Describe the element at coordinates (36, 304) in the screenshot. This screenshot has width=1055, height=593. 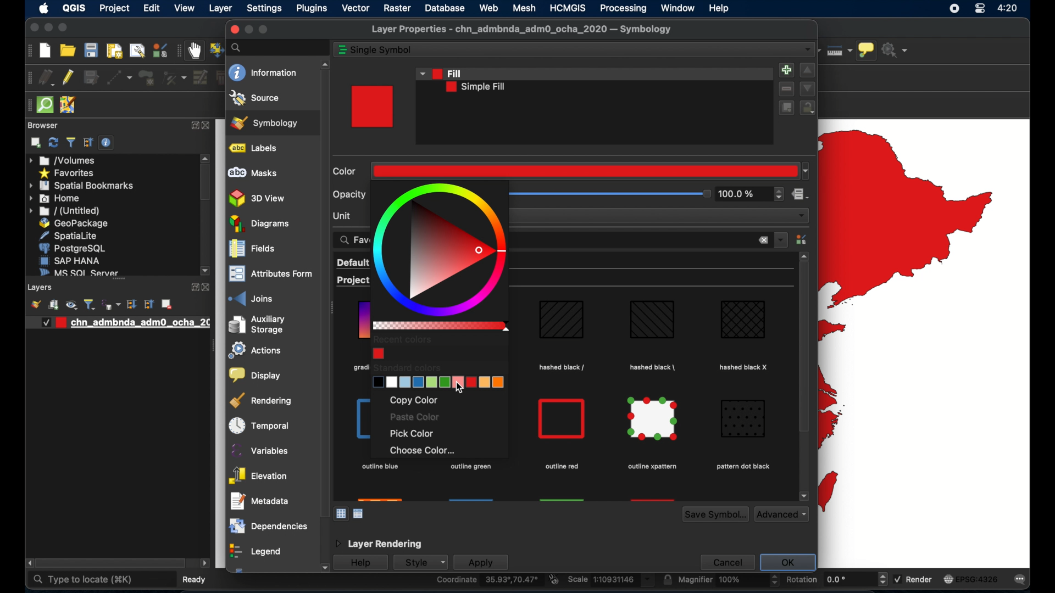
I see `open layer styling panel` at that location.